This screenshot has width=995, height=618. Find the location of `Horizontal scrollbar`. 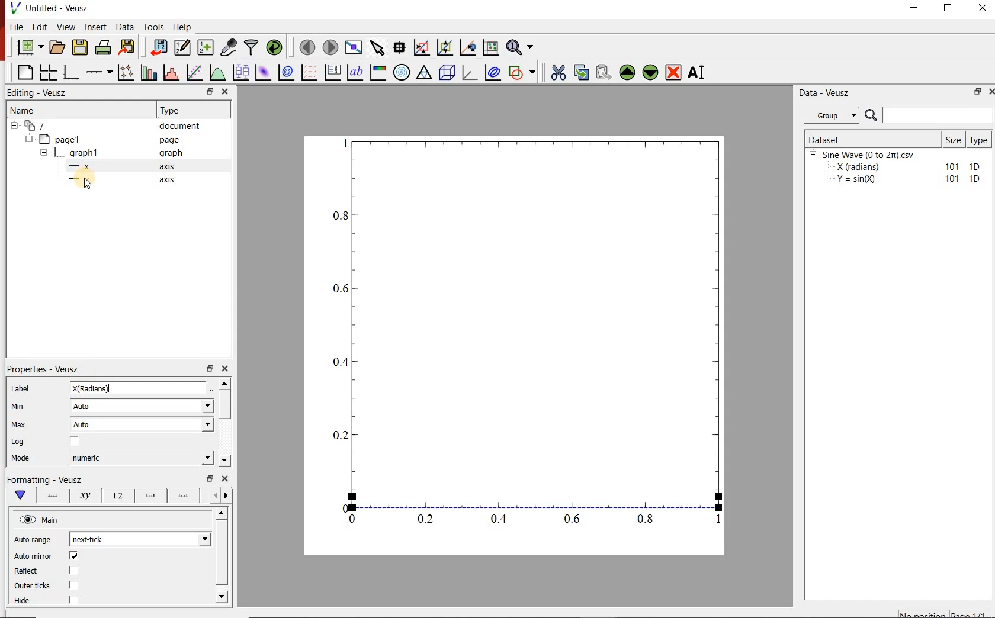

Horizontal scrollbar is located at coordinates (223, 554).